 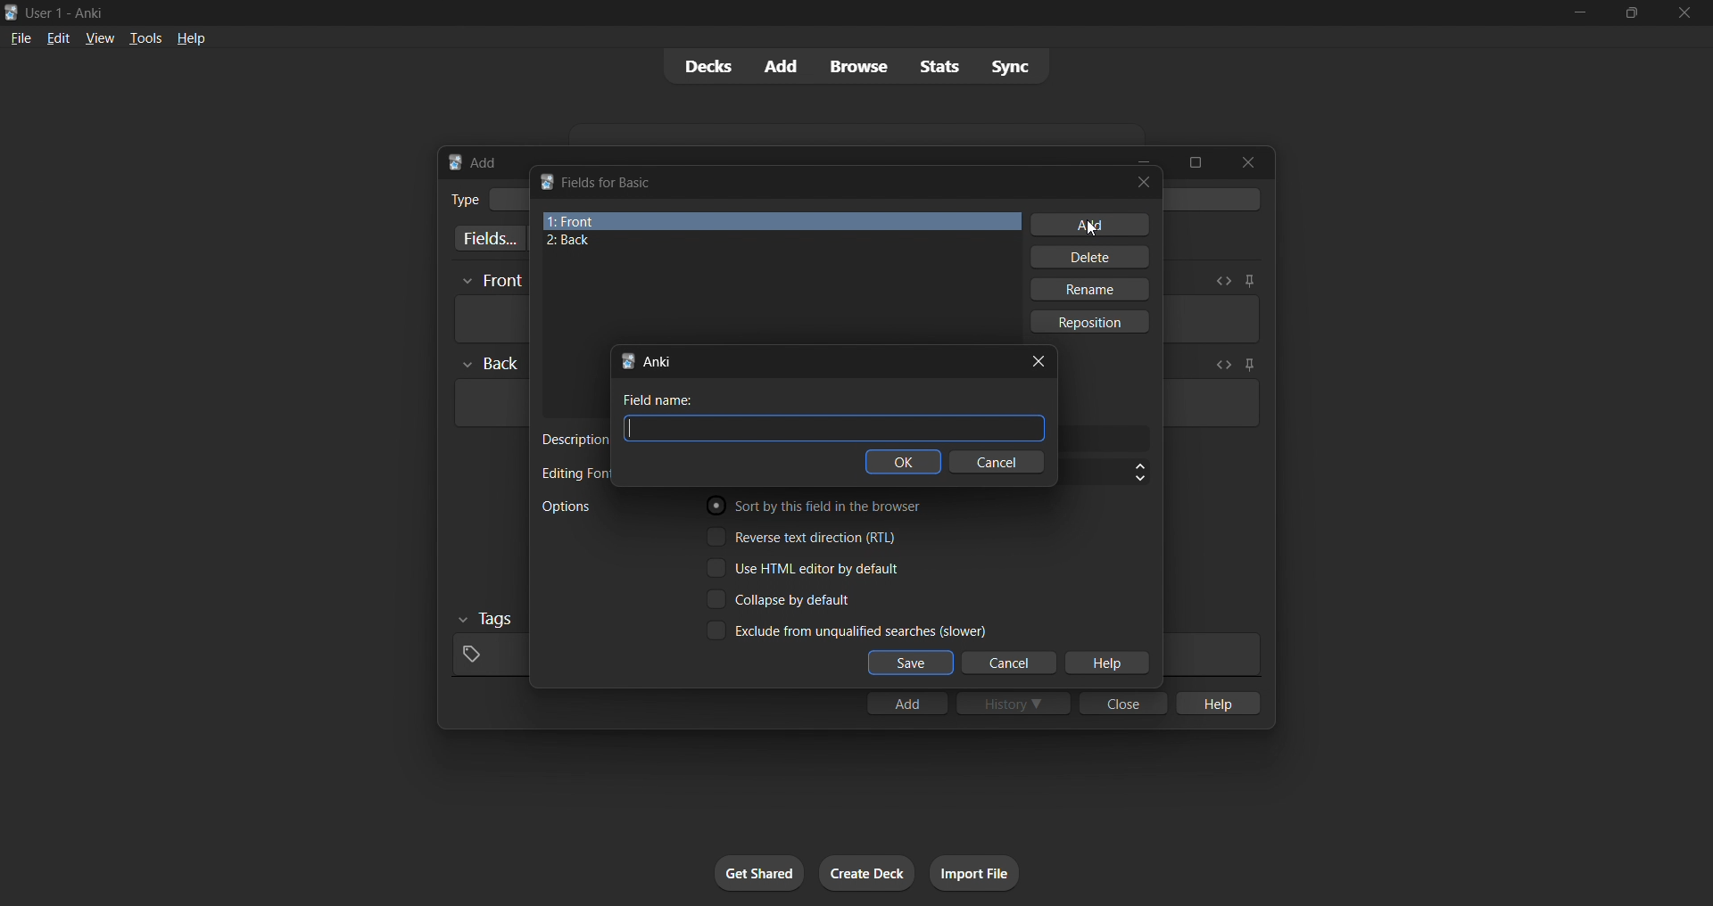 I want to click on close, so click(x=1144, y=182).